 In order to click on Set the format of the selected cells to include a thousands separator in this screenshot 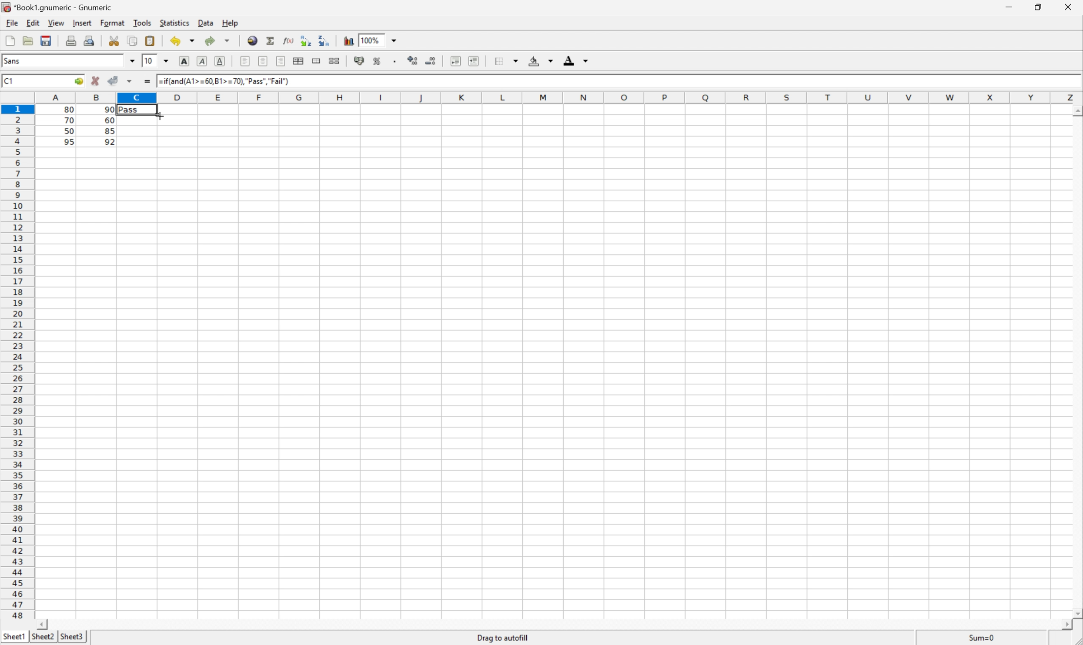, I will do `click(397, 59)`.